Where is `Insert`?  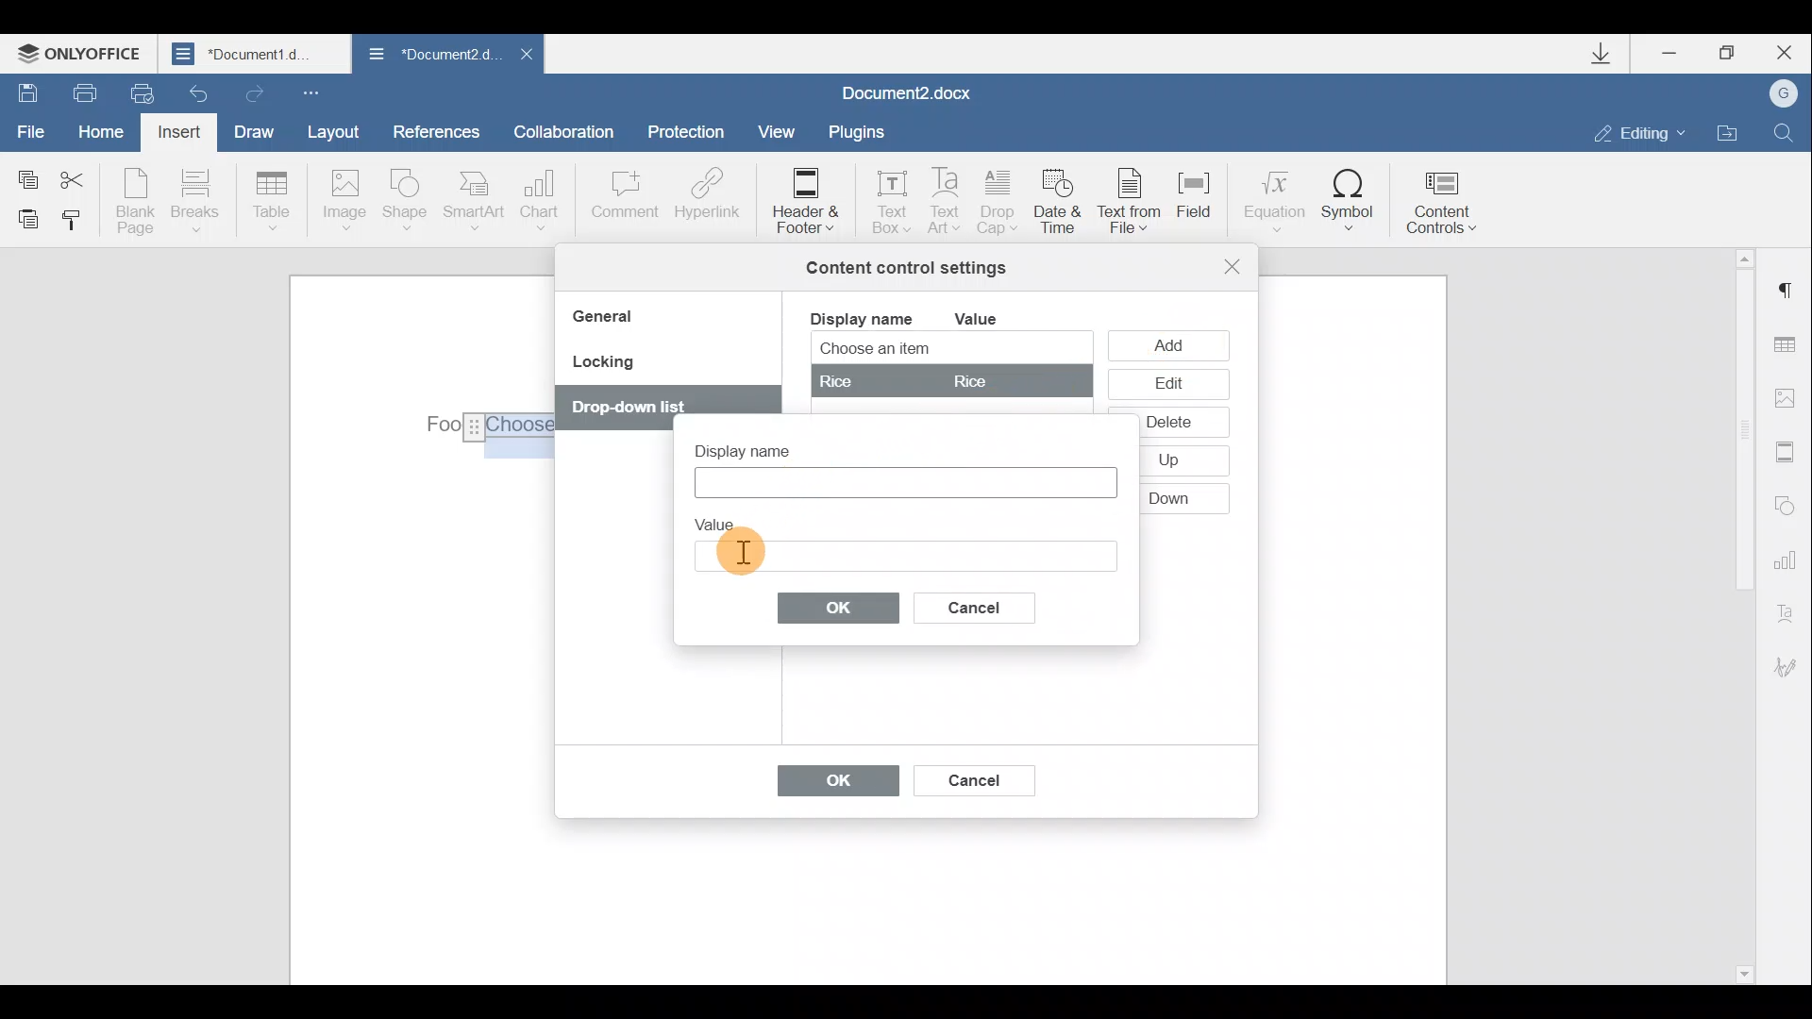
Insert is located at coordinates (181, 136).